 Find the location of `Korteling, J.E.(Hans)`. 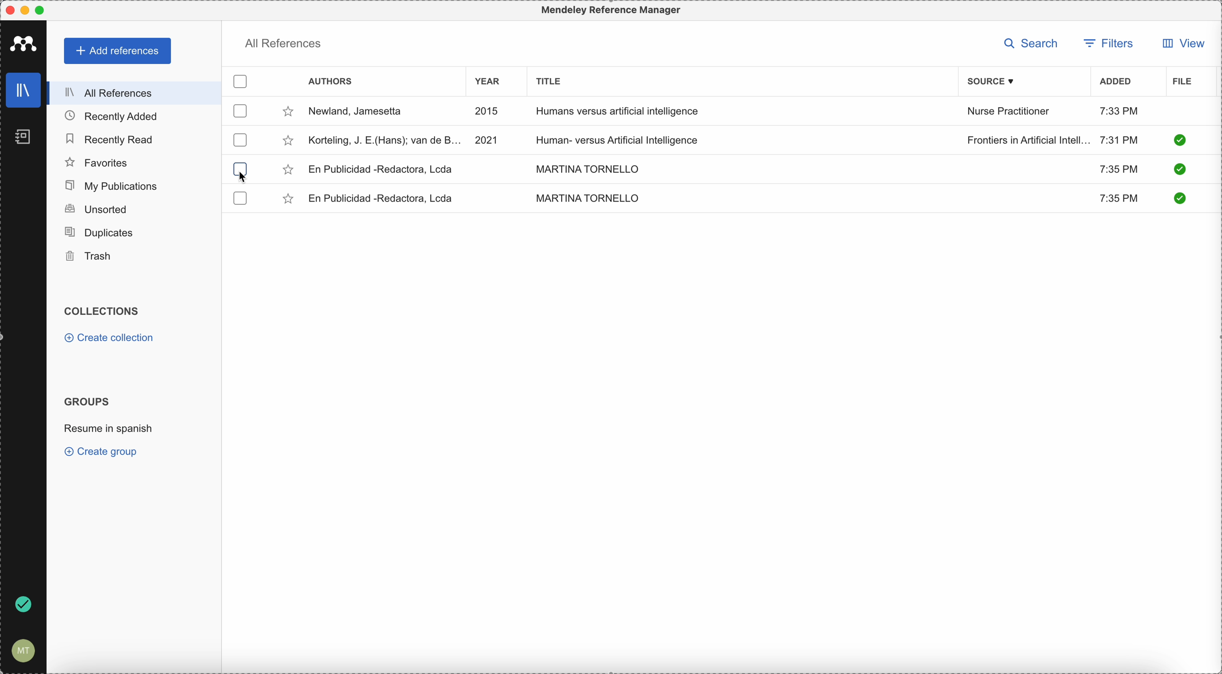

Korteling, J.E.(Hans) is located at coordinates (385, 140).